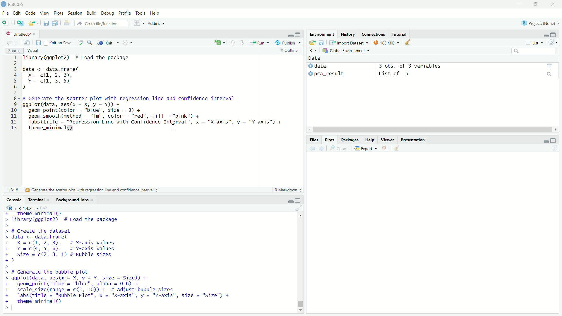 The width and height of the screenshot is (562, 316). I want to click on Clear objects from workspace, so click(408, 42).